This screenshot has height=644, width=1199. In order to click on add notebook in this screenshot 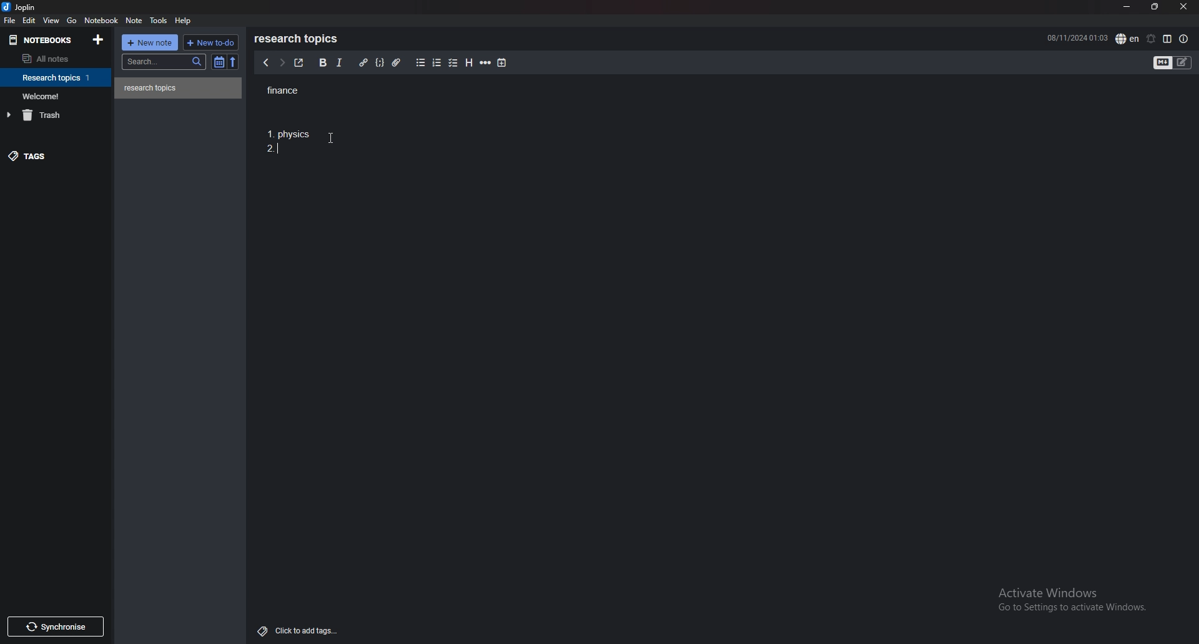, I will do `click(97, 39)`.